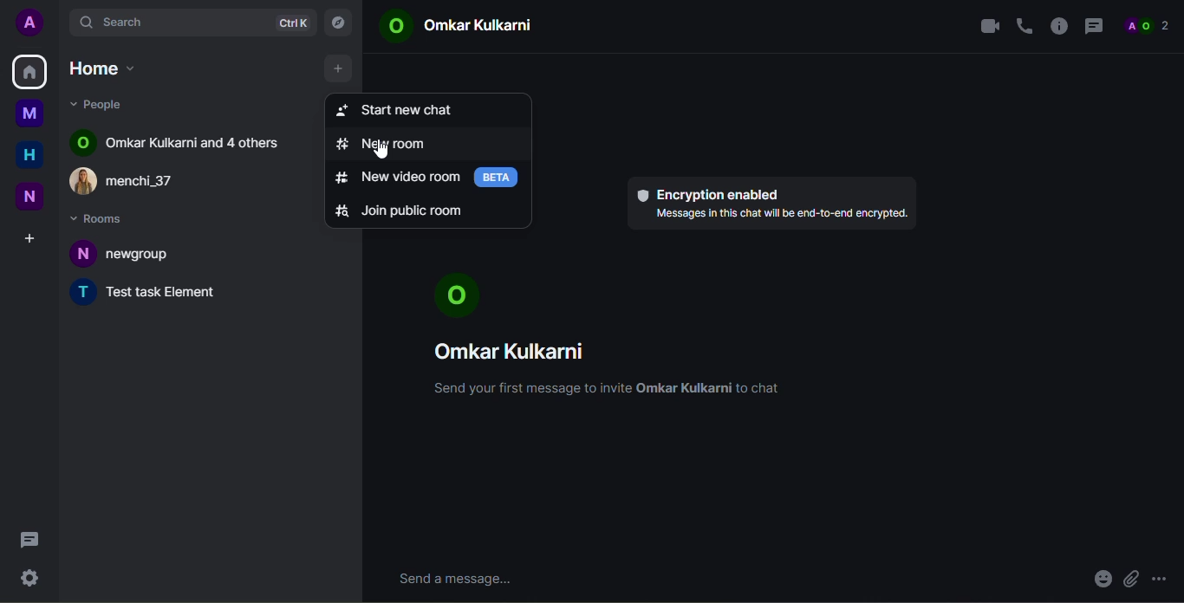 This screenshot has height=603, width=1184. Describe the element at coordinates (29, 239) in the screenshot. I see `create space` at that location.